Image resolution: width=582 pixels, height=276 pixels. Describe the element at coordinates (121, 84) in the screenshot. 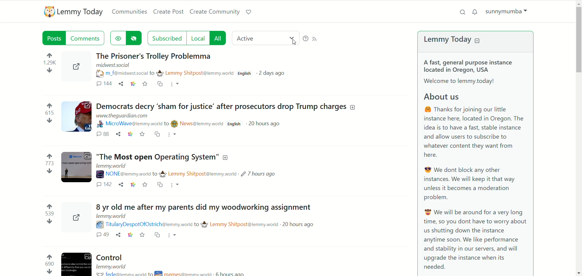

I see `share` at that location.